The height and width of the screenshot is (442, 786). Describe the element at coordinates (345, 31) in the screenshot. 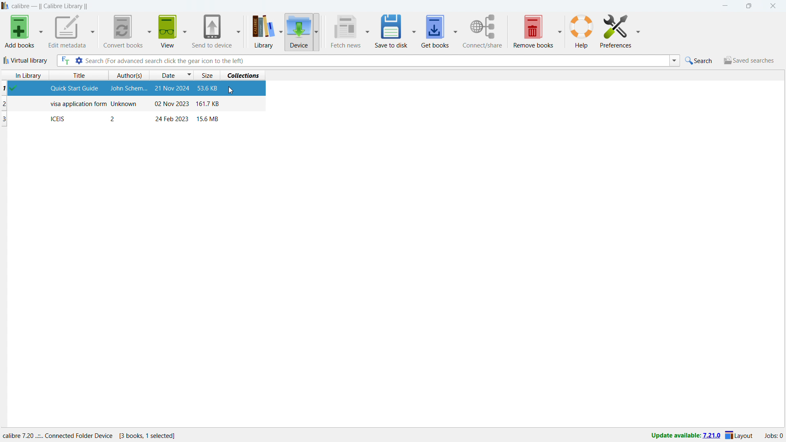

I see `fetch news` at that location.